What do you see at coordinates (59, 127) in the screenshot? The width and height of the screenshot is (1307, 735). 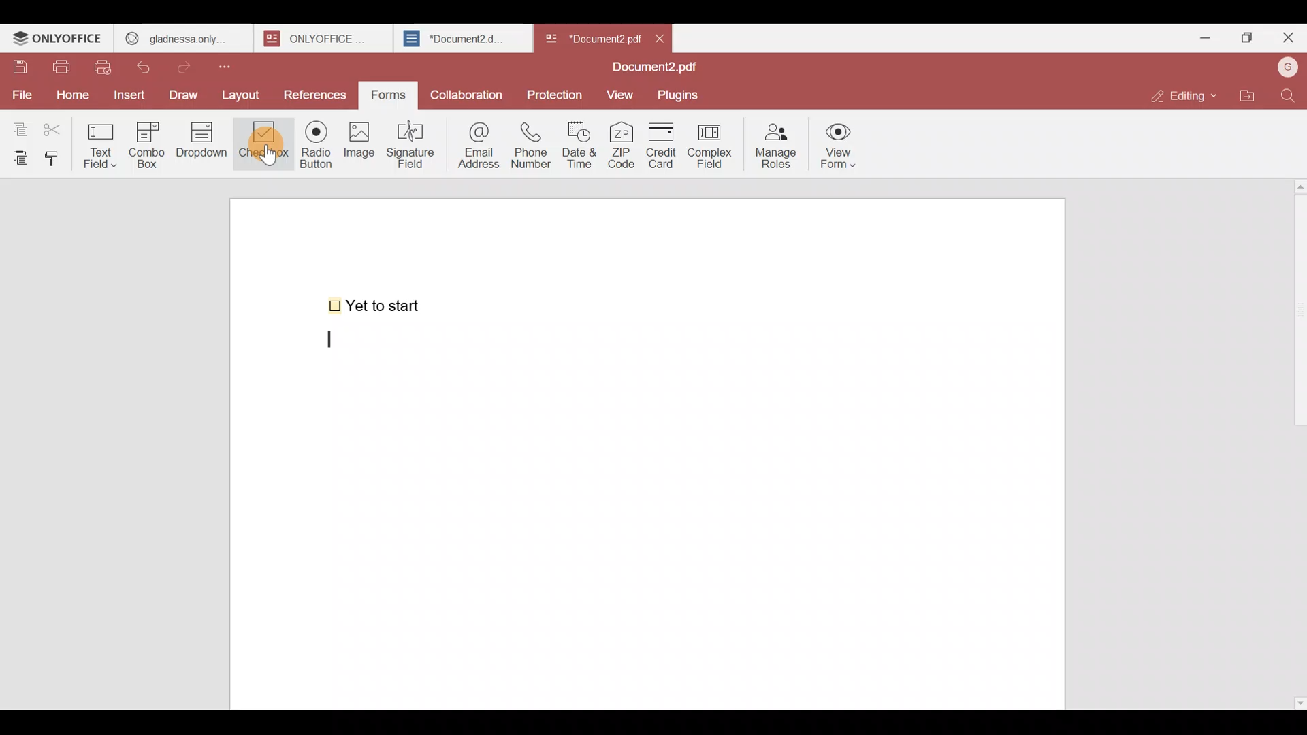 I see `Cut` at bounding box center [59, 127].